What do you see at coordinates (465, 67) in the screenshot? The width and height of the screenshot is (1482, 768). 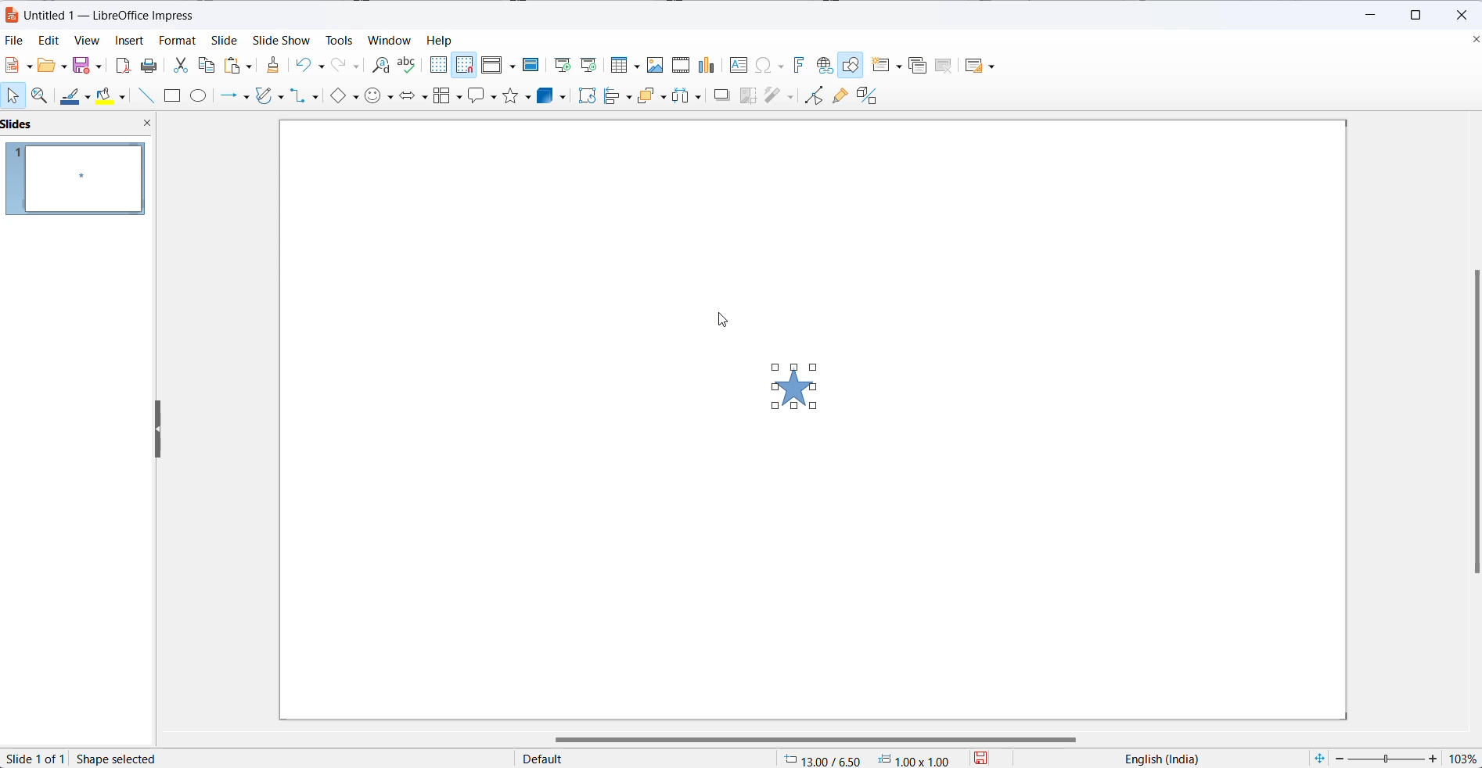 I see `snap to grid` at bounding box center [465, 67].